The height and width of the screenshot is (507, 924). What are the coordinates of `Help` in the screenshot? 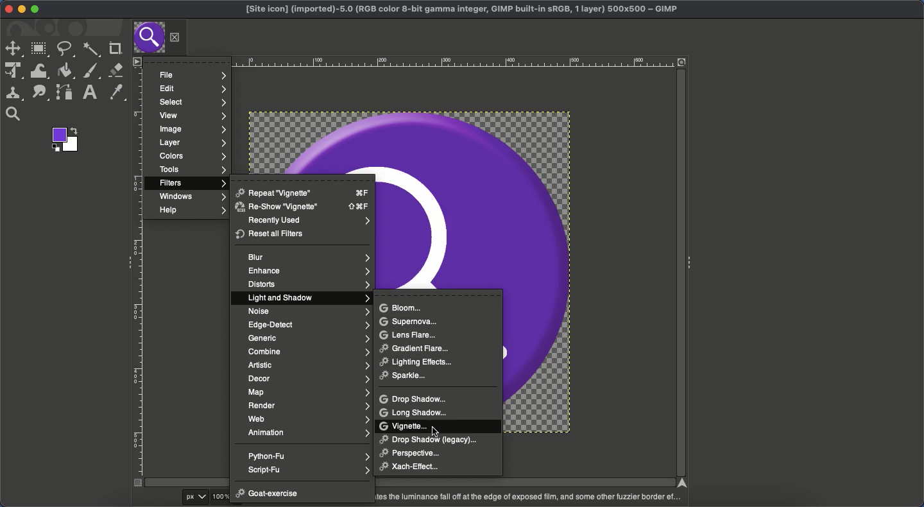 It's located at (191, 211).